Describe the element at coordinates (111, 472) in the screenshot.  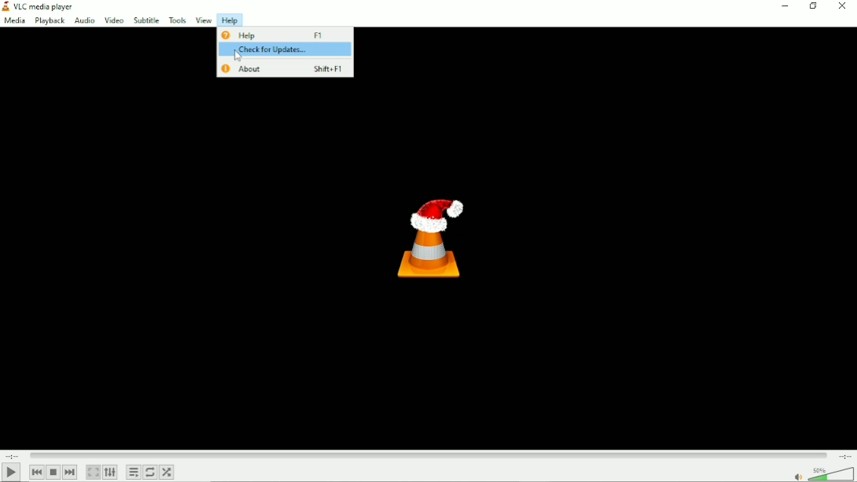
I see `Show extended settings` at that location.